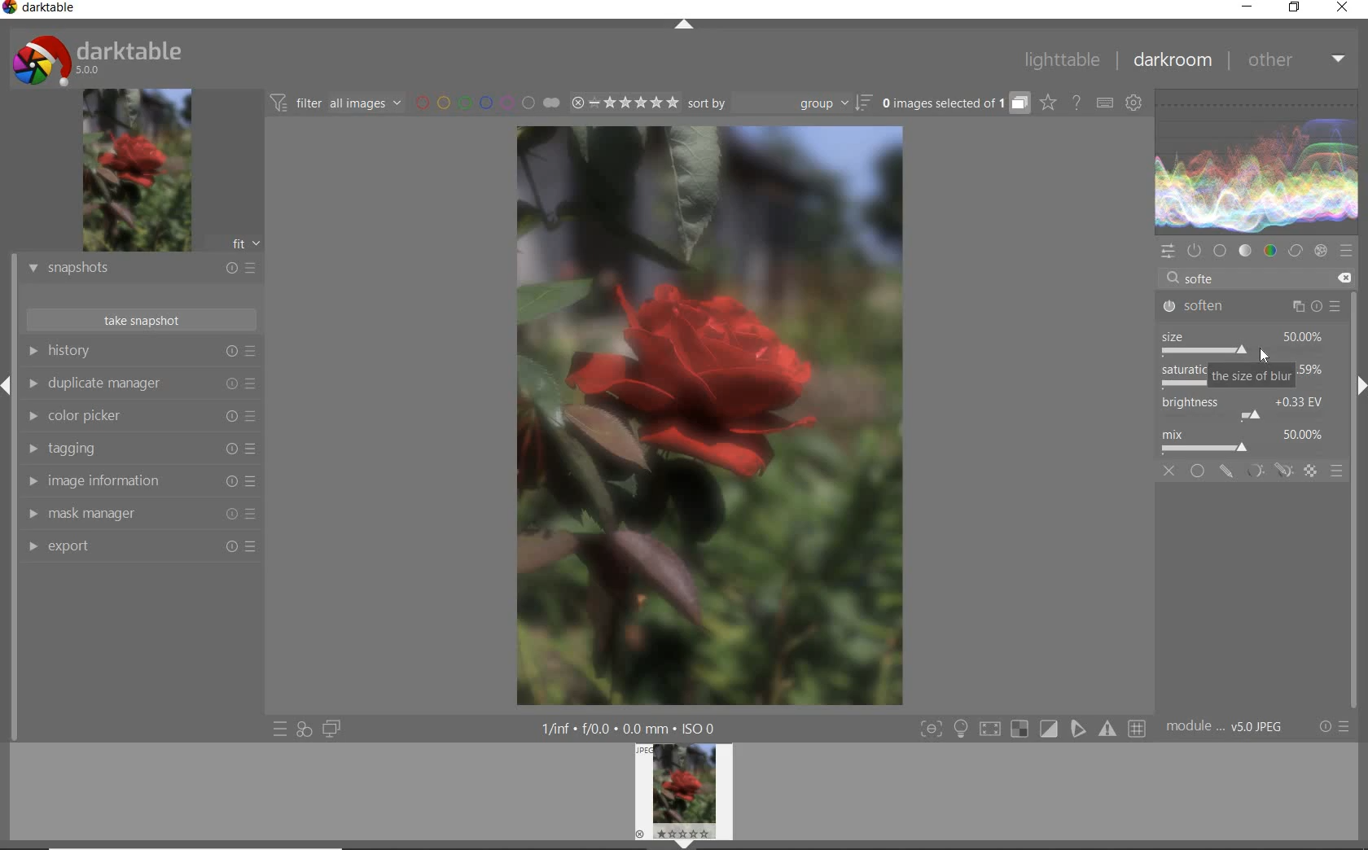 The width and height of the screenshot is (1368, 850). I want to click on the size of blur, so click(1252, 376).